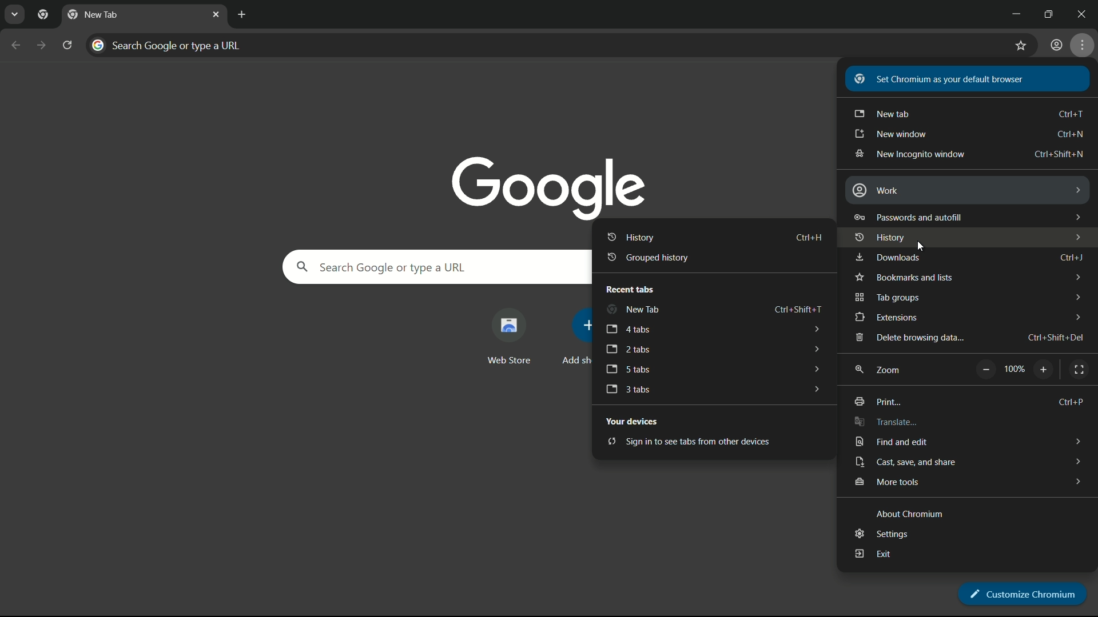  Describe the element at coordinates (628, 289) in the screenshot. I see `recent tabs` at that location.